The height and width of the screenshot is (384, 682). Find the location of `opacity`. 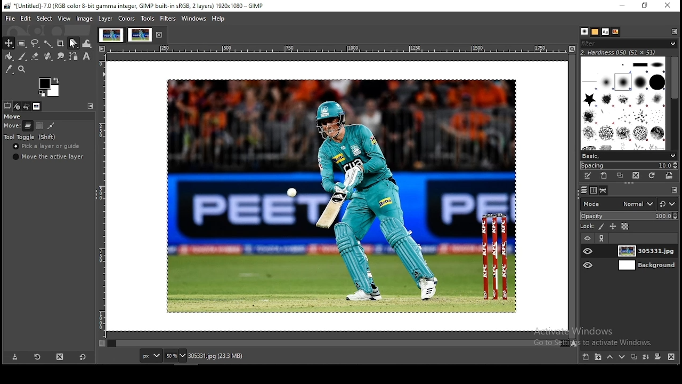

opacity is located at coordinates (629, 216).